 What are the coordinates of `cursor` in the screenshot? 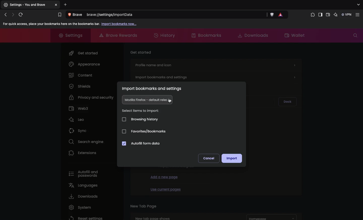 It's located at (170, 101).